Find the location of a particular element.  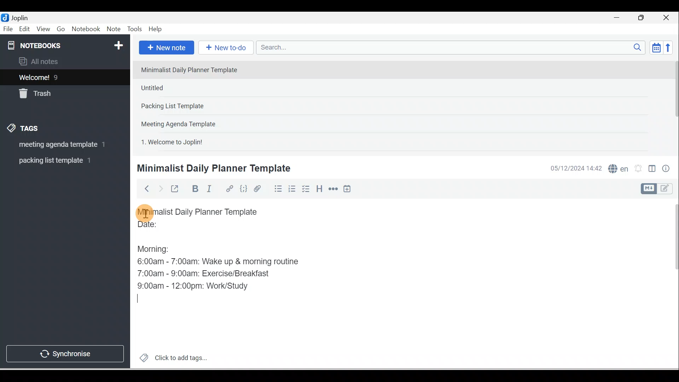

Note 1 is located at coordinates (194, 69).